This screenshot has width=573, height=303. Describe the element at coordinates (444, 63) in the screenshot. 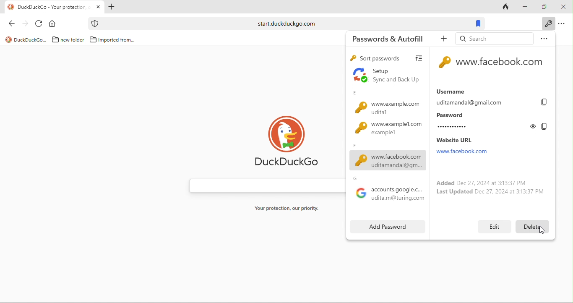

I see `key icon` at that location.